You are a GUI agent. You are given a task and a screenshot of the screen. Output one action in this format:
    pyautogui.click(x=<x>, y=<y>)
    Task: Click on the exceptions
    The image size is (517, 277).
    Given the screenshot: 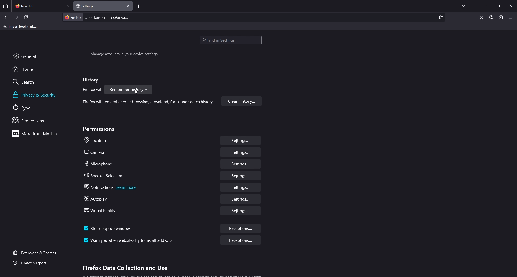 What is the action you would take?
    pyautogui.click(x=241, y=229)
    